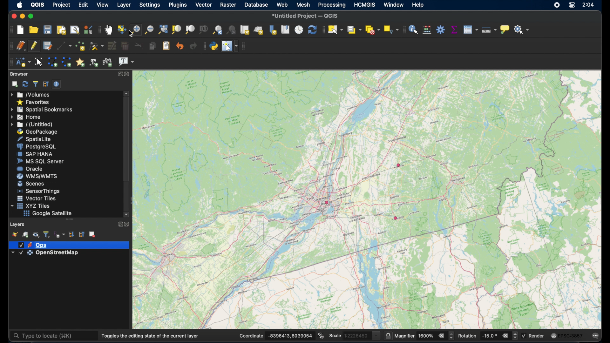  Describe the element at coordinates (32, 245) in the screenshot. I see `layer ` at that location.